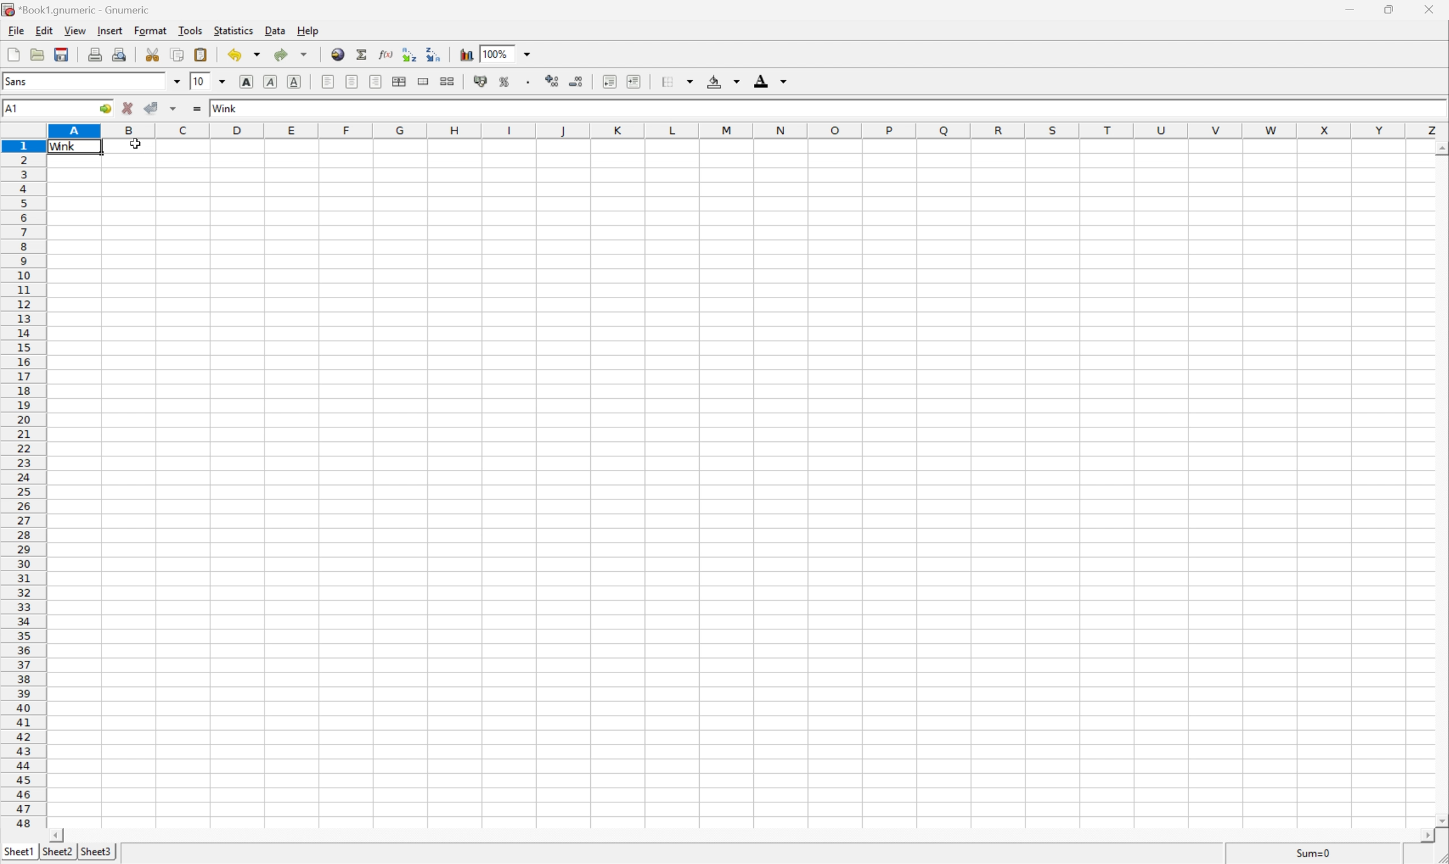  I want to click on wink, so click(224, 108).